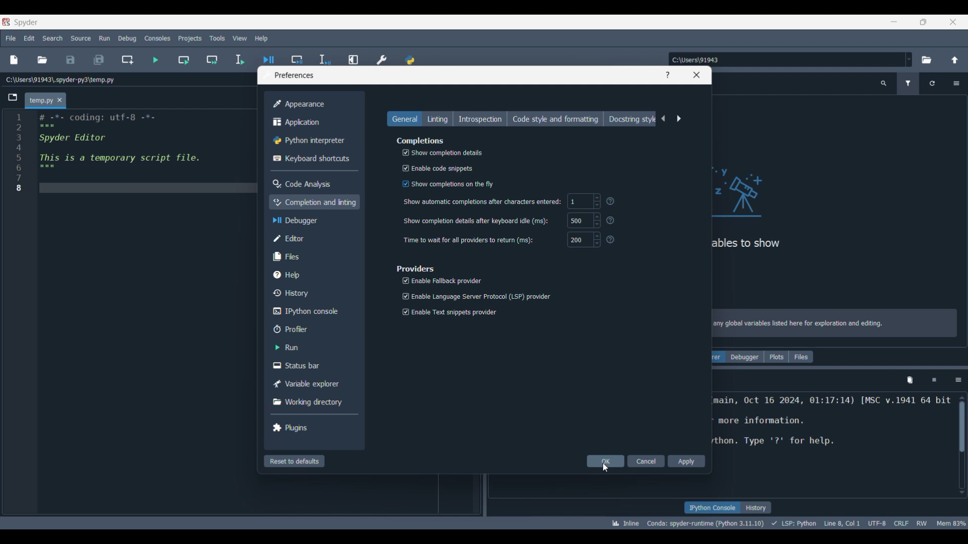  I want to click on Files, so click(801, 357).